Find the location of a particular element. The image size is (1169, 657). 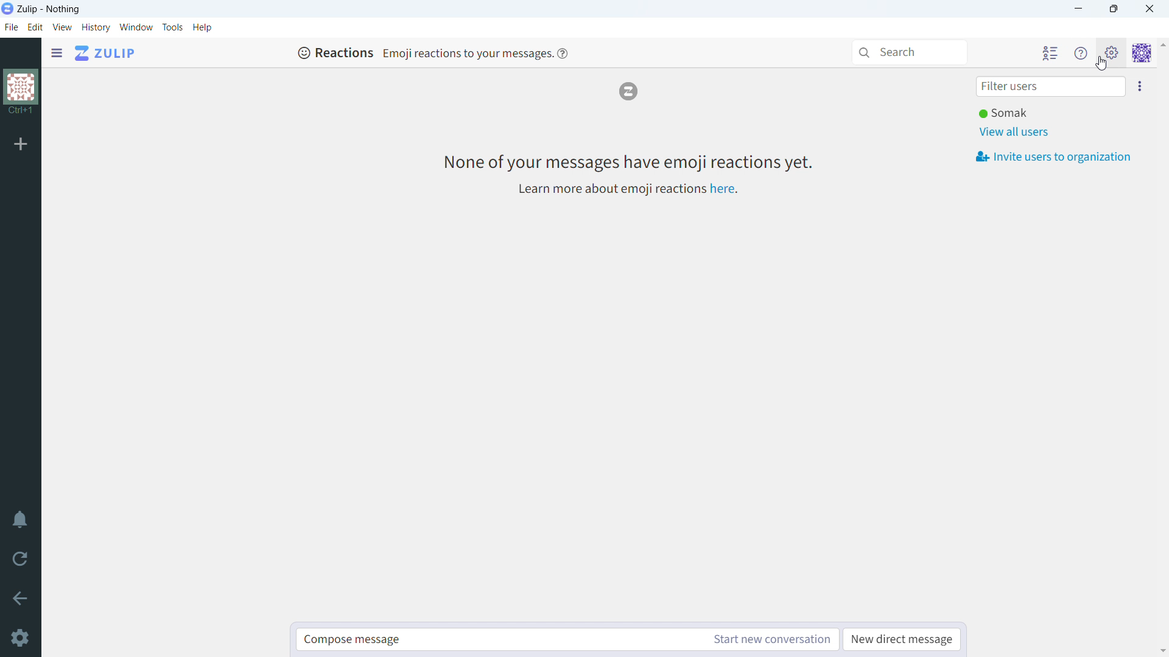

cursor is located at coordinates (1101, 64).